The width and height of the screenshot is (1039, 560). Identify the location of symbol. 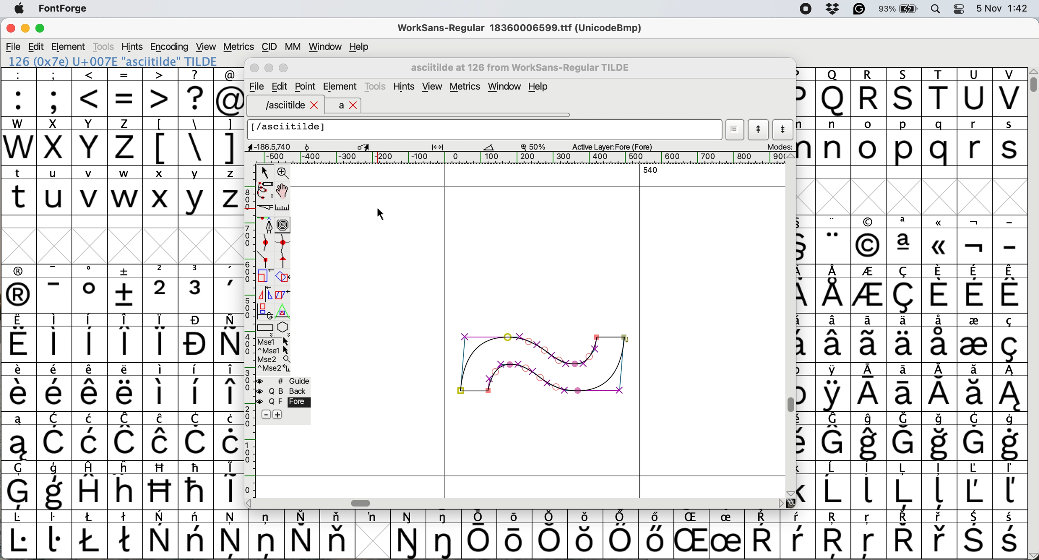
(229, 387).